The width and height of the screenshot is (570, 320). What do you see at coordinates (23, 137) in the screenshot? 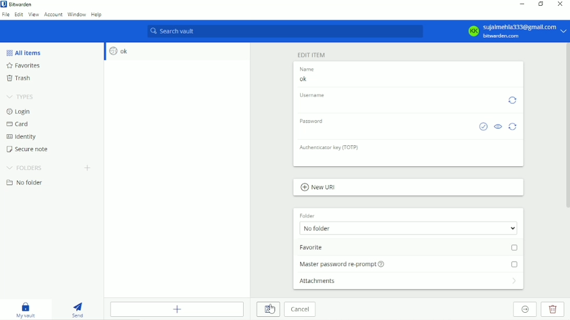
I see `Identify` at bounding box center [23, 137].